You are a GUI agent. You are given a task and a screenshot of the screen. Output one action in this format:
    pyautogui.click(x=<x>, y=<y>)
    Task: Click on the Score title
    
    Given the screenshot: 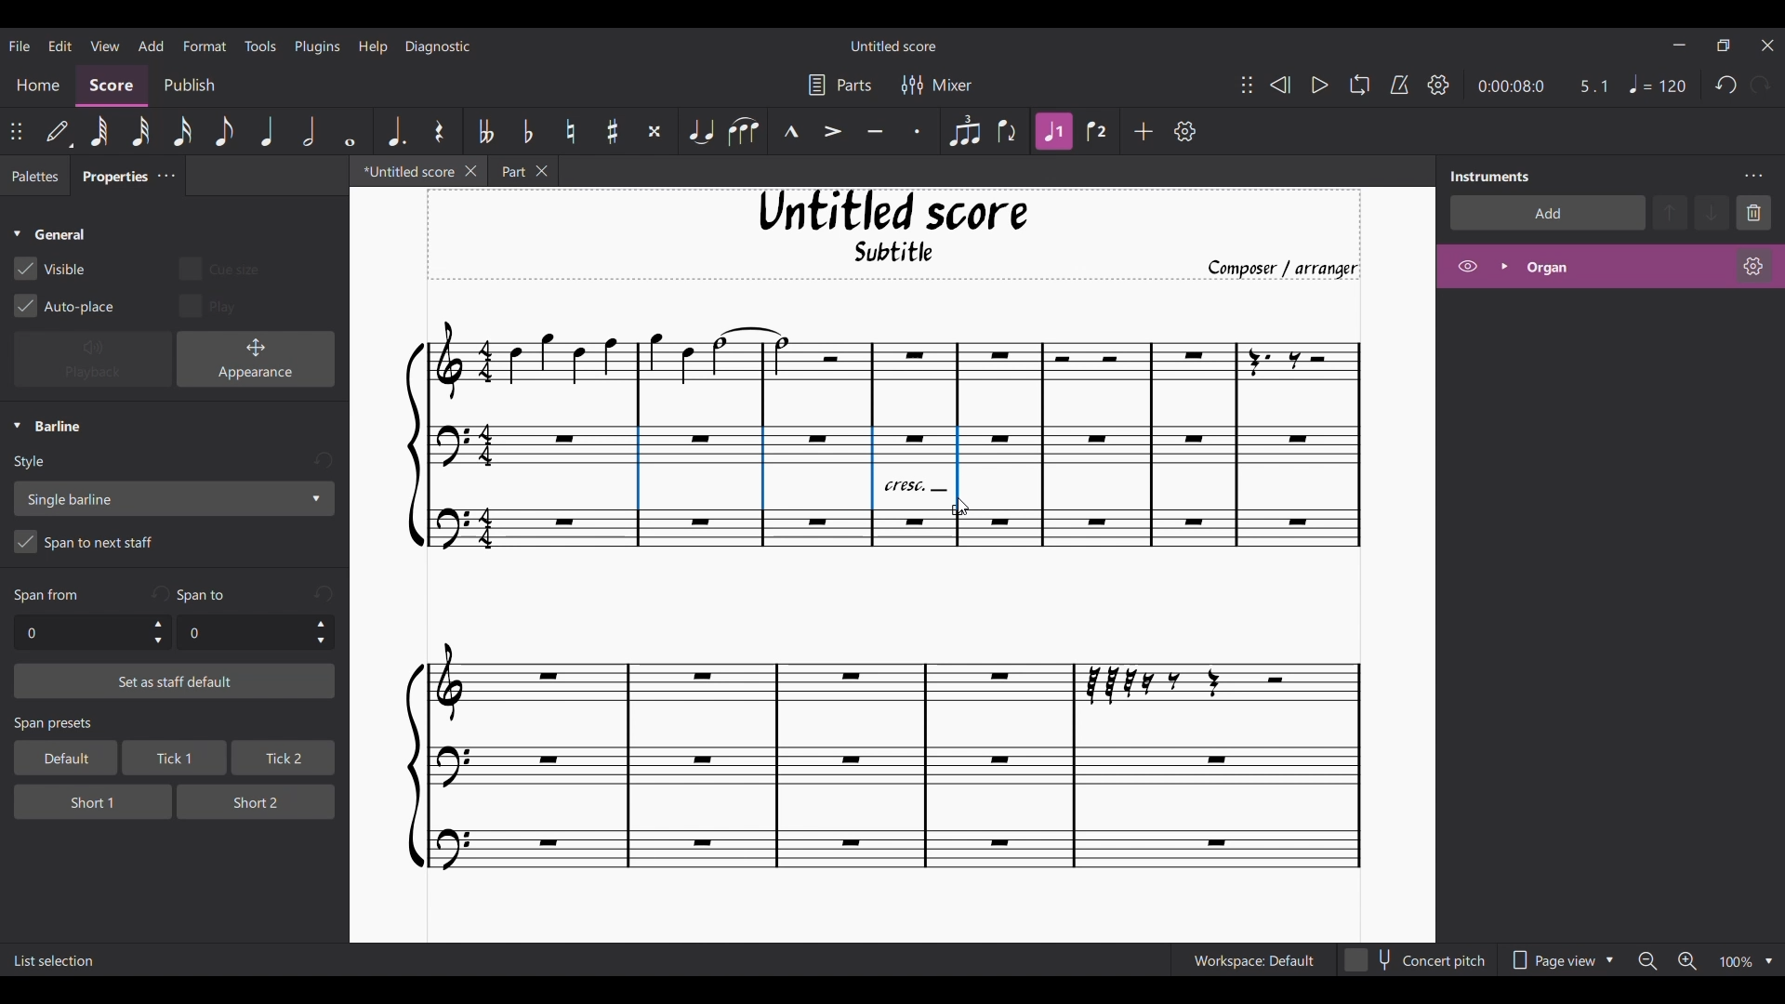 What is the action you would take?
    pyautogui.click(x=892, y=46)
    